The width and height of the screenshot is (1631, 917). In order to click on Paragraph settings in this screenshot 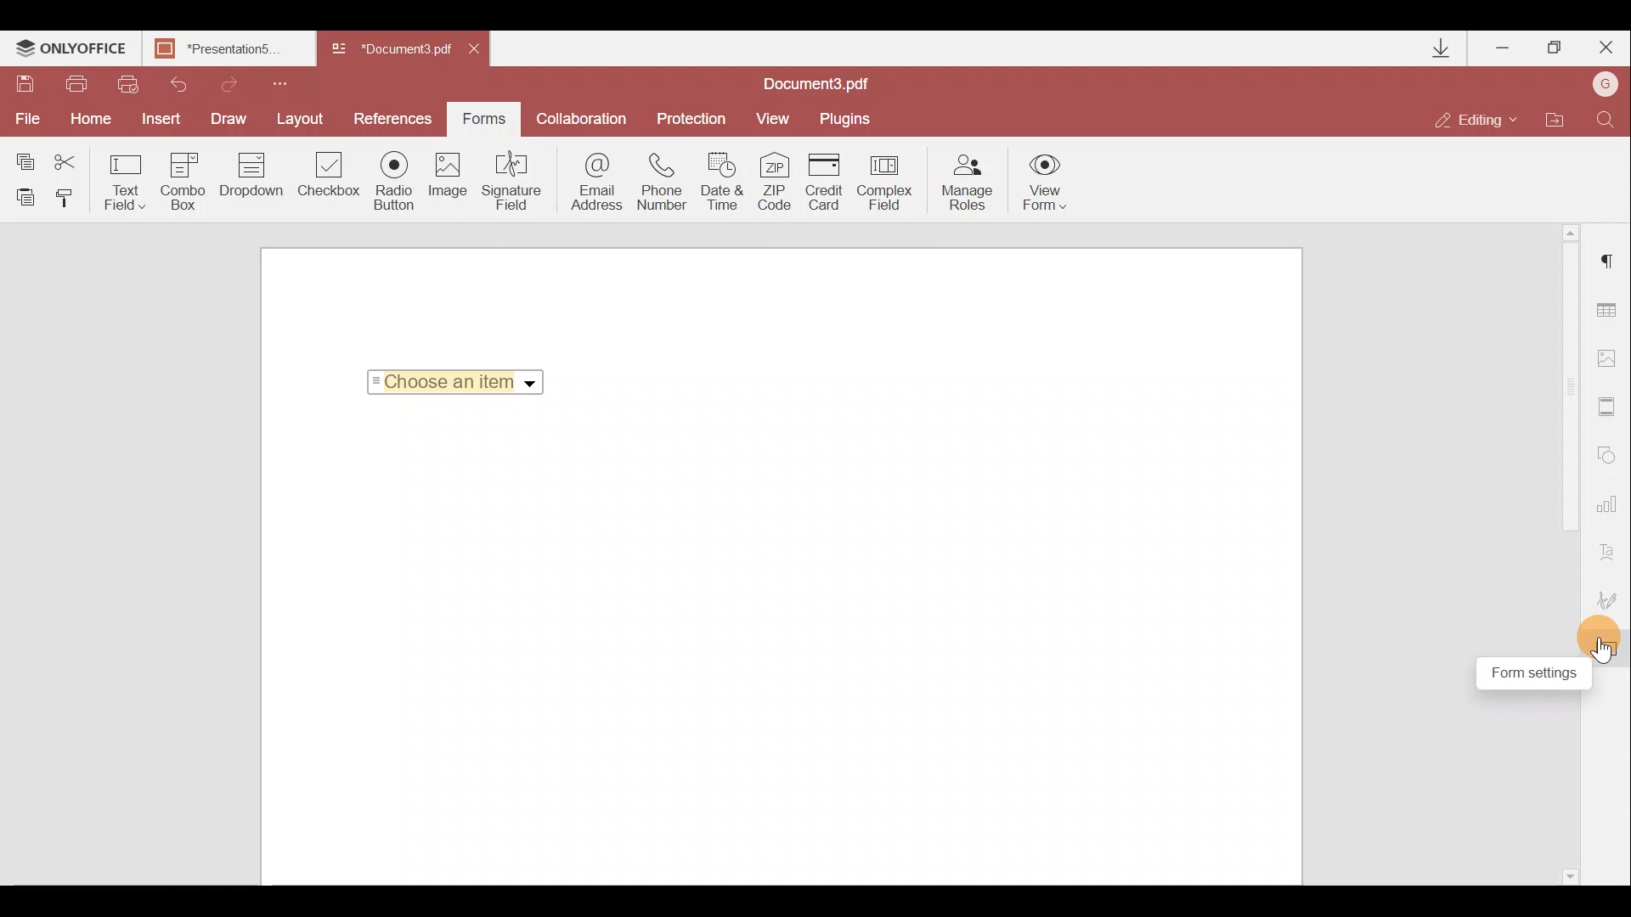, I will do `click(1611, 256)`.